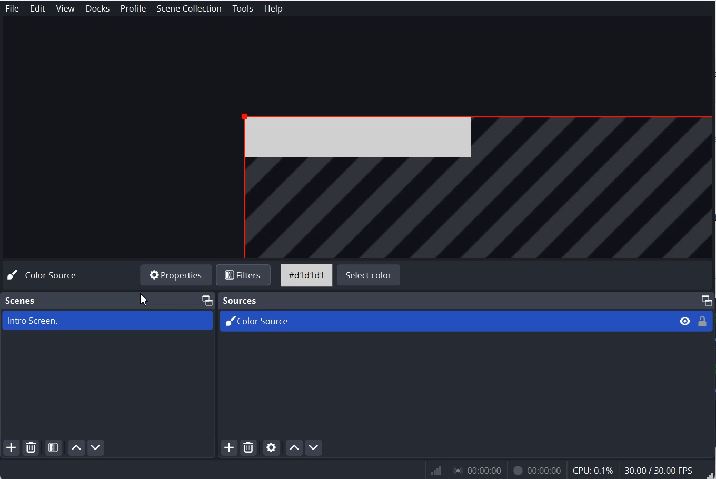  Describe the element at coordinates (21, 301) in the screenshot. I see `Scene` at that location.